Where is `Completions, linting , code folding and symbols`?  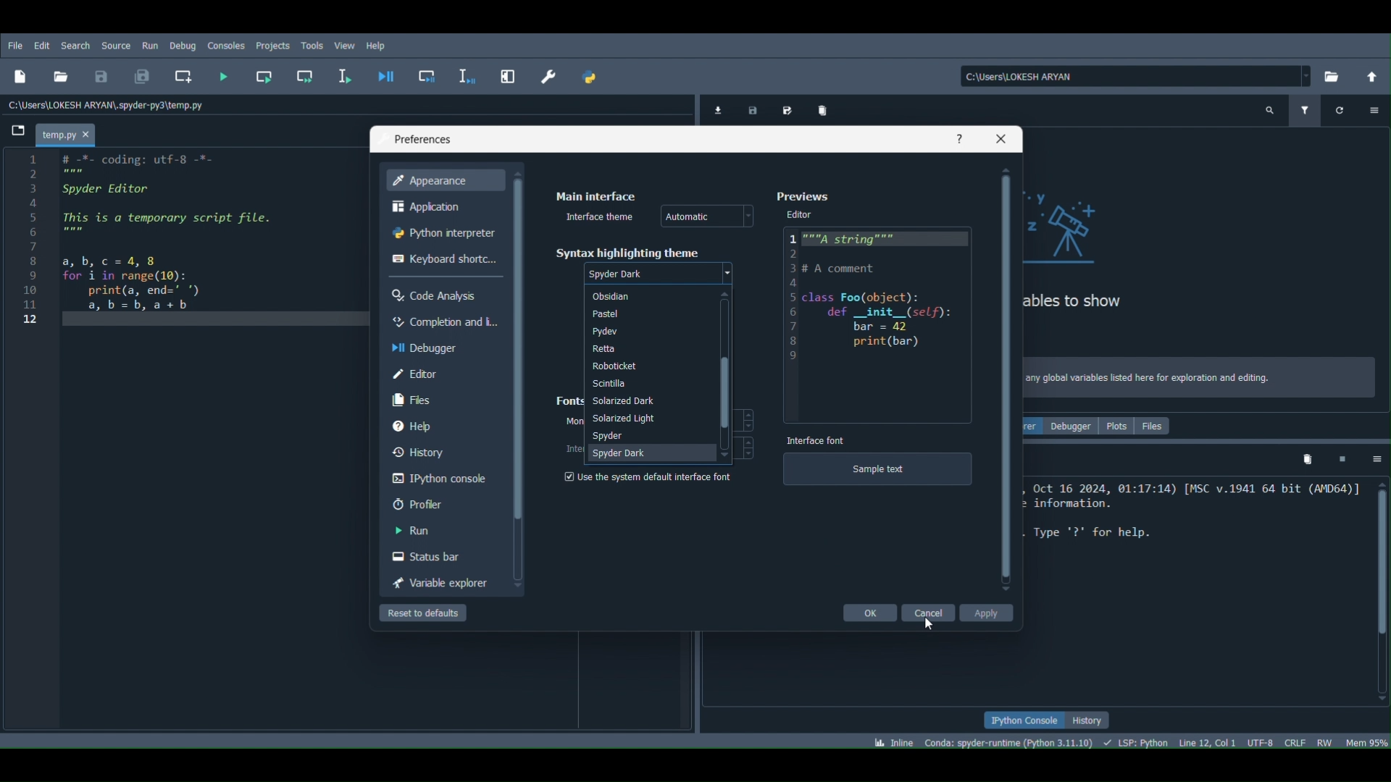 Completions, linting , code folding and symbols is located at coordinates (1139, 741).